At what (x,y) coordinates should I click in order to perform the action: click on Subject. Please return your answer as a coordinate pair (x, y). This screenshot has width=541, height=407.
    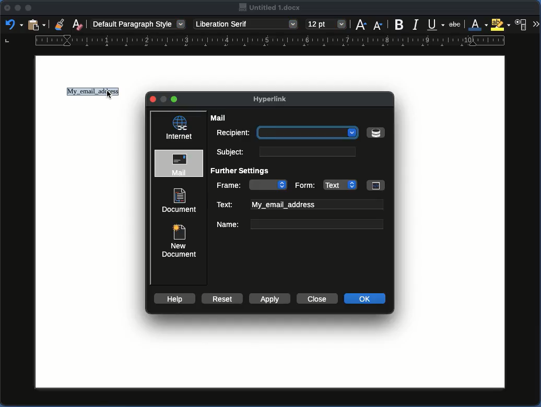
    Looking at the image, I should click on (284, 151).